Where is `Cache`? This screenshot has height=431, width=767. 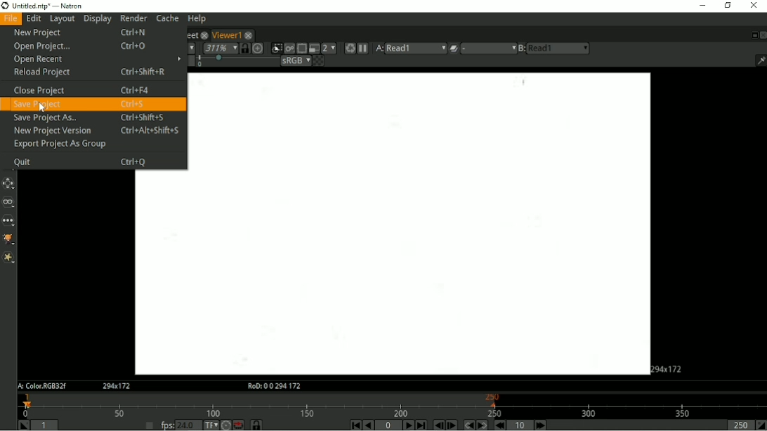 Cache is located at coordinates (168, 18).